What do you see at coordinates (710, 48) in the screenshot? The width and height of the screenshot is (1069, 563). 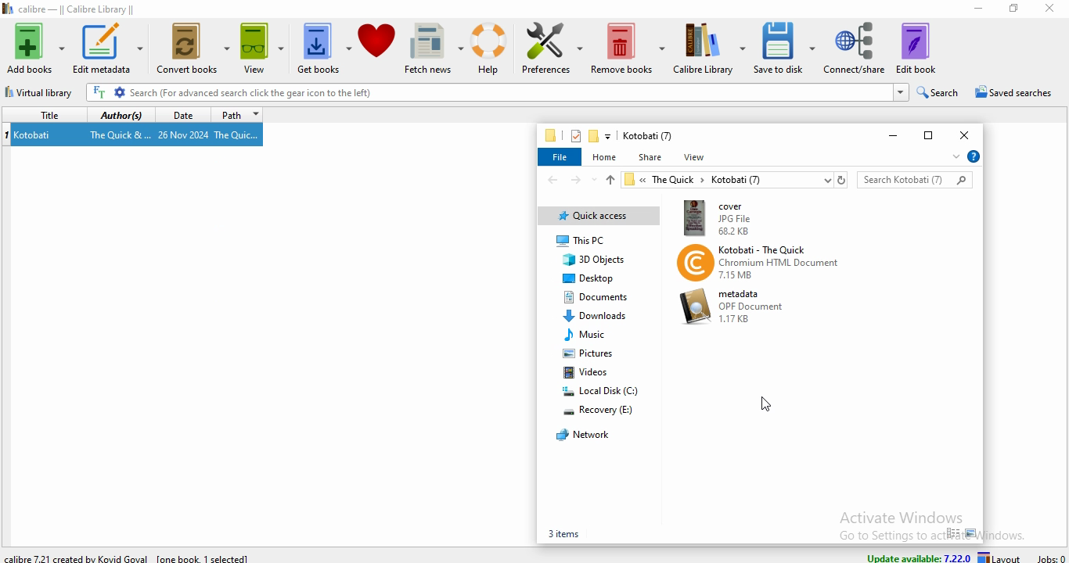 I see `calibre library` at bounding box center [710, 48].